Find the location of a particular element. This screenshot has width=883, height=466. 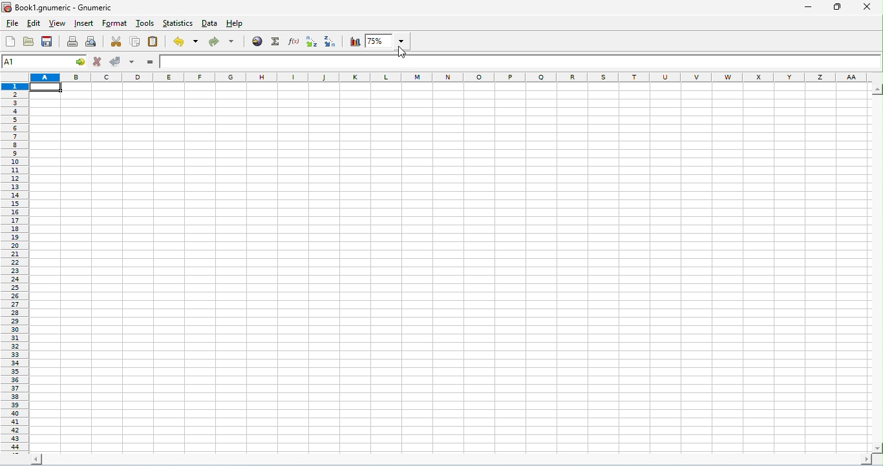

maximize is located at coordinates (835, 7).